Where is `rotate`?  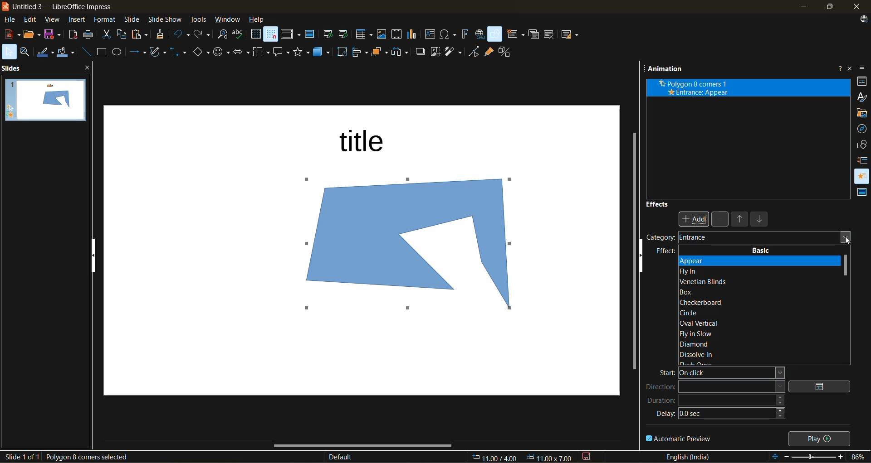
rotate is located at coordinates (343, 53).